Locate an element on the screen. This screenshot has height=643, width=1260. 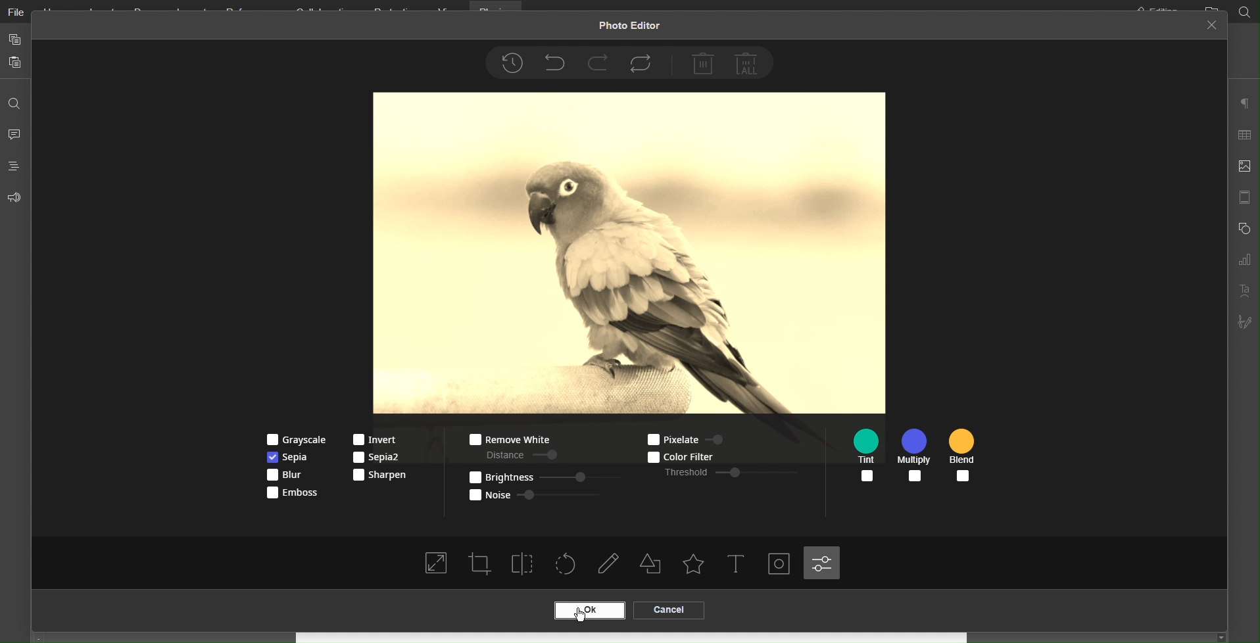
Comments is located at coordinates (16, 133).